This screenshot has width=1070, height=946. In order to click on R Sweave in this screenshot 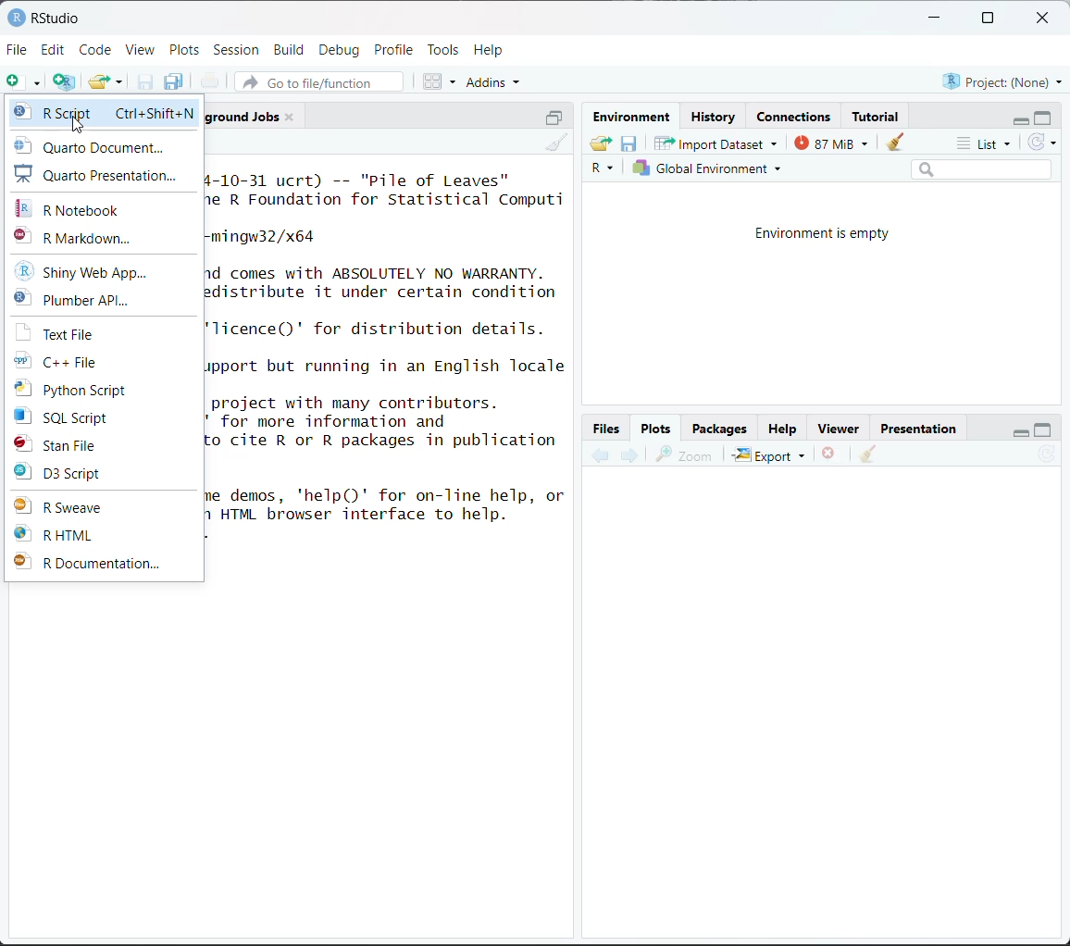, I will do `click(61, 505)`.